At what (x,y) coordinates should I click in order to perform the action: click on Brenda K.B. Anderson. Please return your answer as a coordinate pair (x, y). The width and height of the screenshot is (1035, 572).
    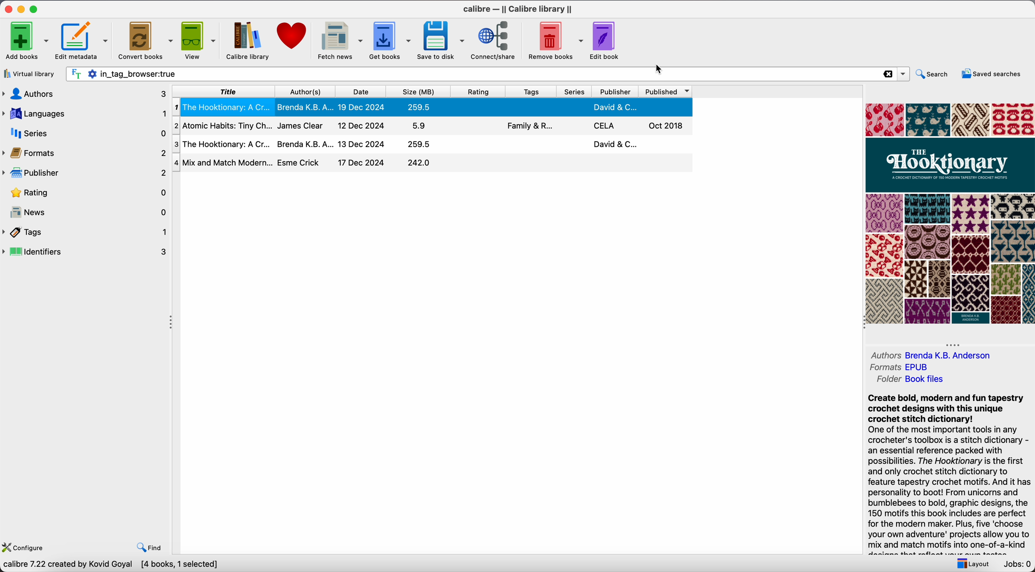
    Looking at the image, I should click on (947, 356).